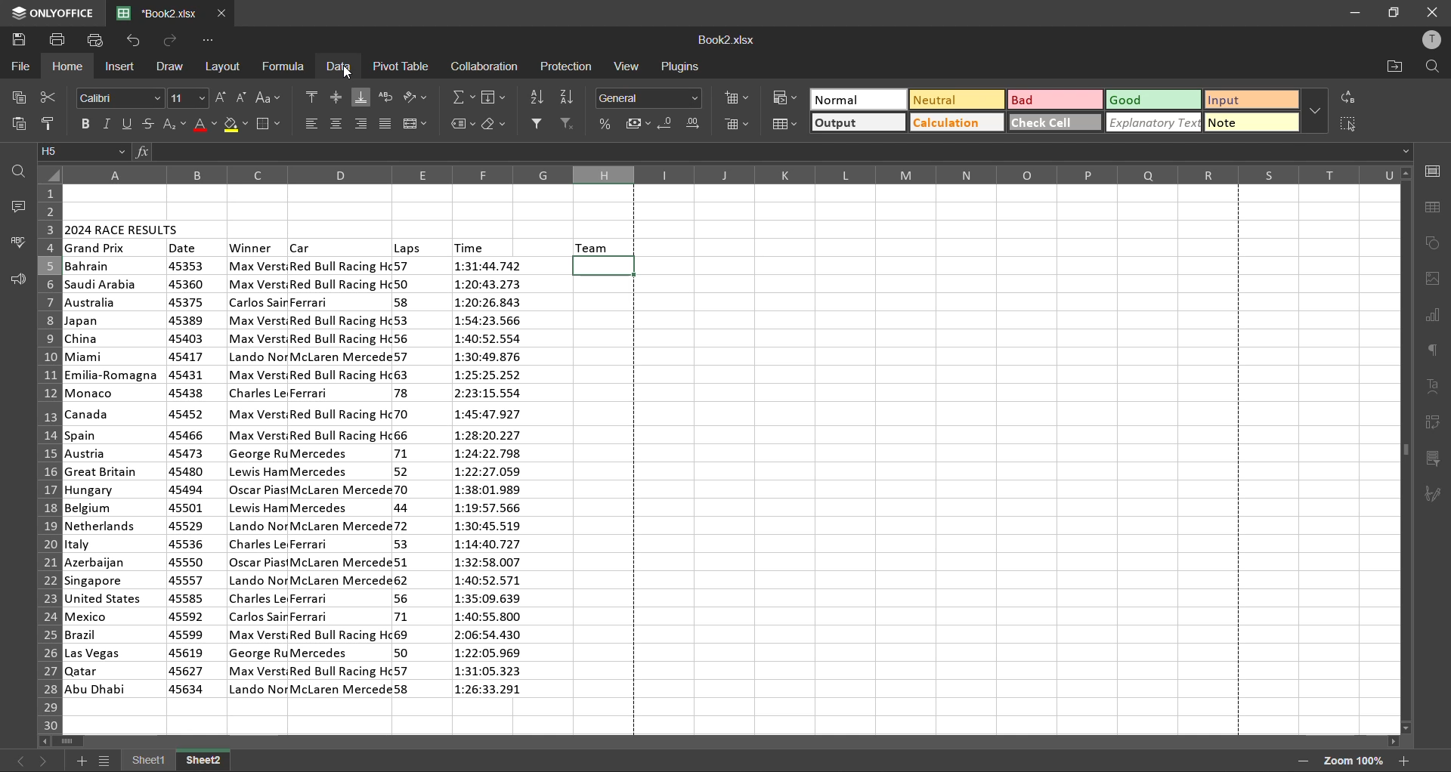  What do you see at coordinates (51, 13) in the screenshot?
I see `app name` at bounding box center [51, 13].